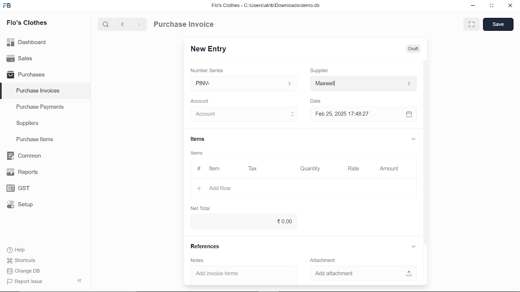 This screenshot has width=520, height=292. What do you see at coordinates (78, 281) in the screenshot?
I see `hide` at bounding box center [78, 281].